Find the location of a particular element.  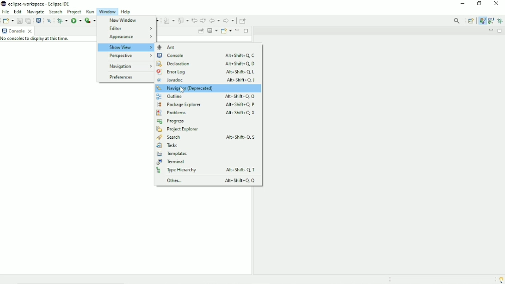

New Window is located at coordinates (122, 20).